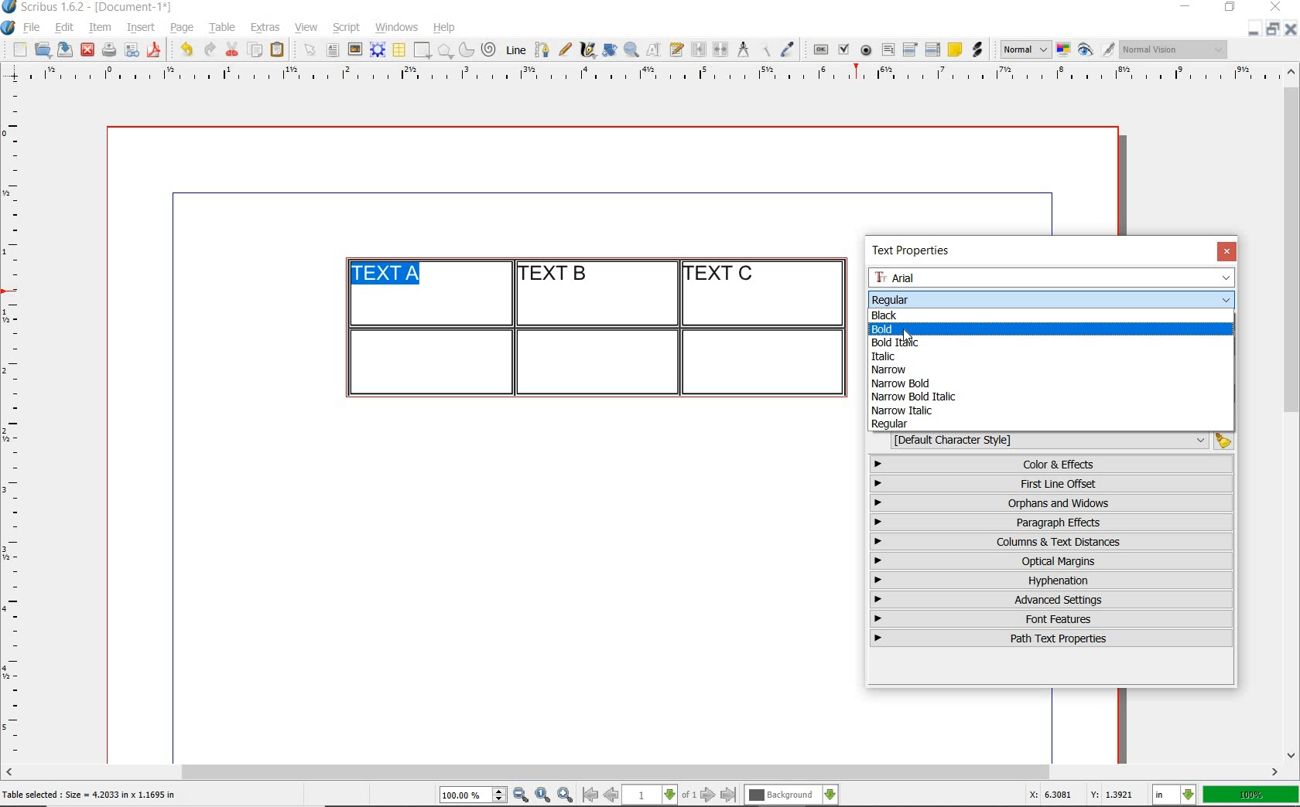  What do you see at coordinates (720, 50) in the screenshot?
I see `unlink text frames` at bounding box center [720, 50].